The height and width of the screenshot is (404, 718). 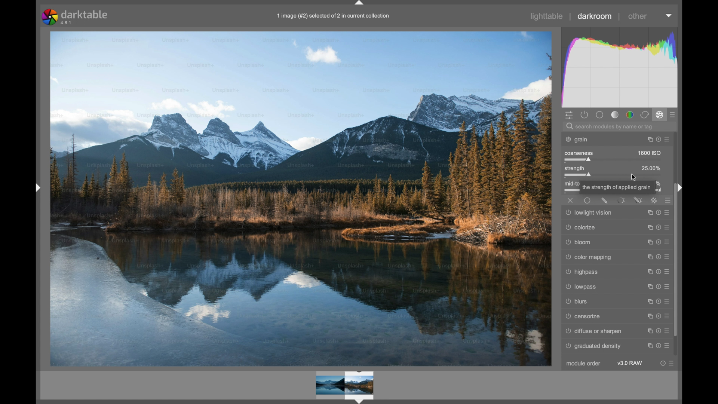 I want to click on reset parameters, so click(x=659, y=346).